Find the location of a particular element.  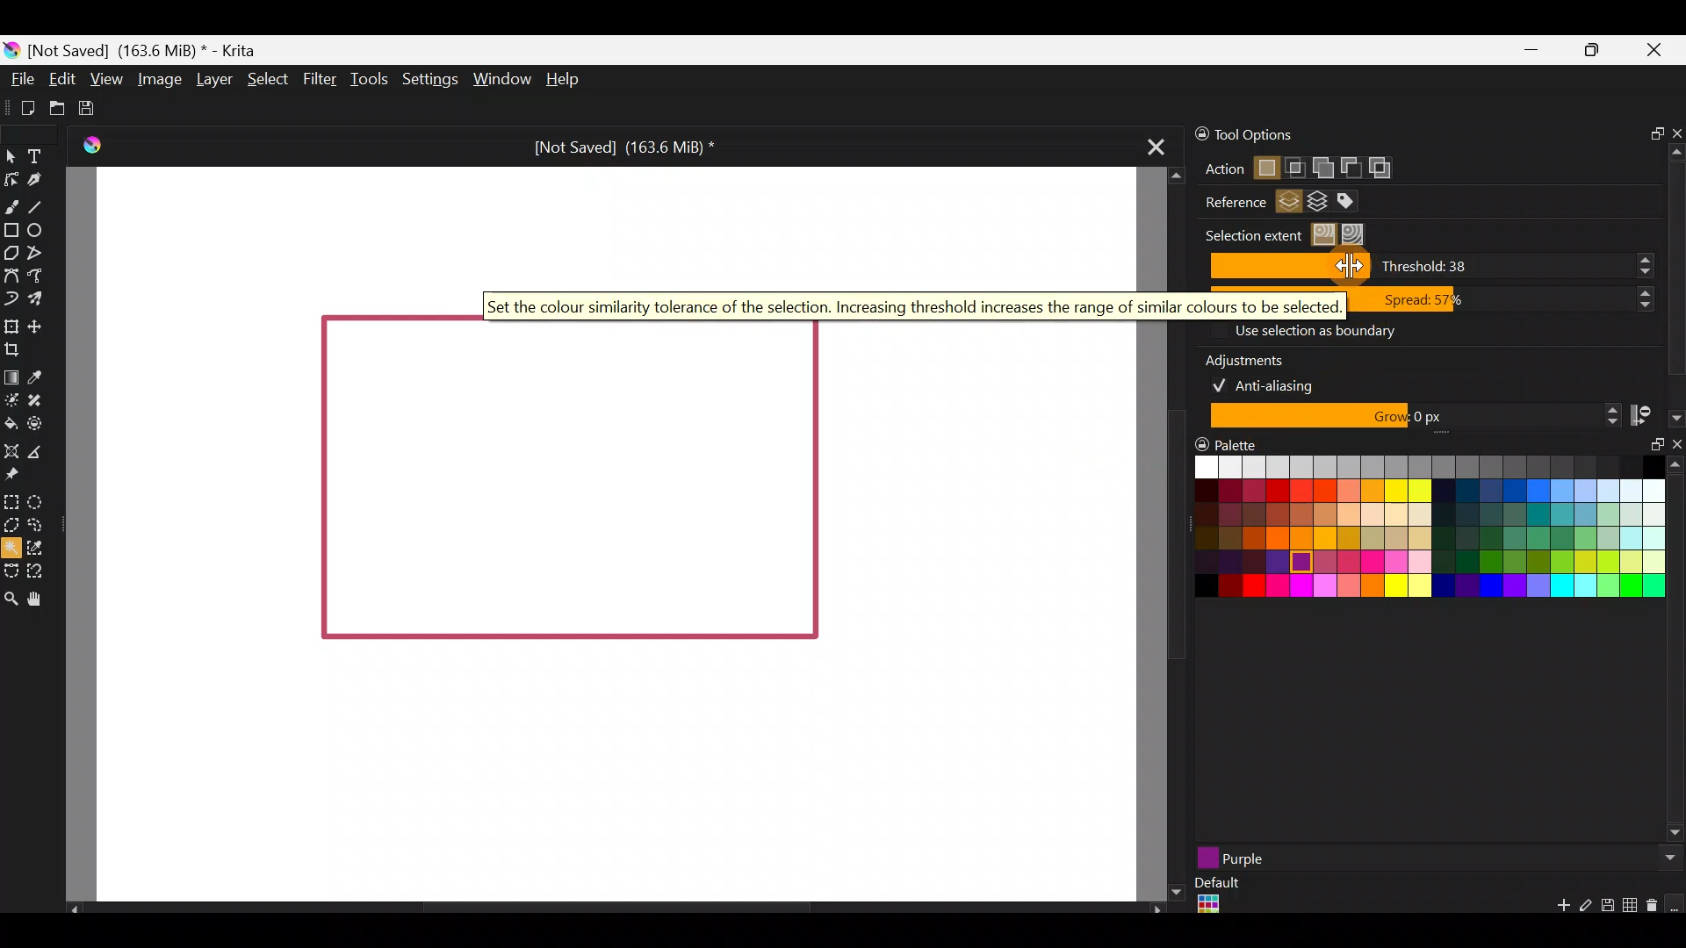

Help is located at coordinates (566, 81).